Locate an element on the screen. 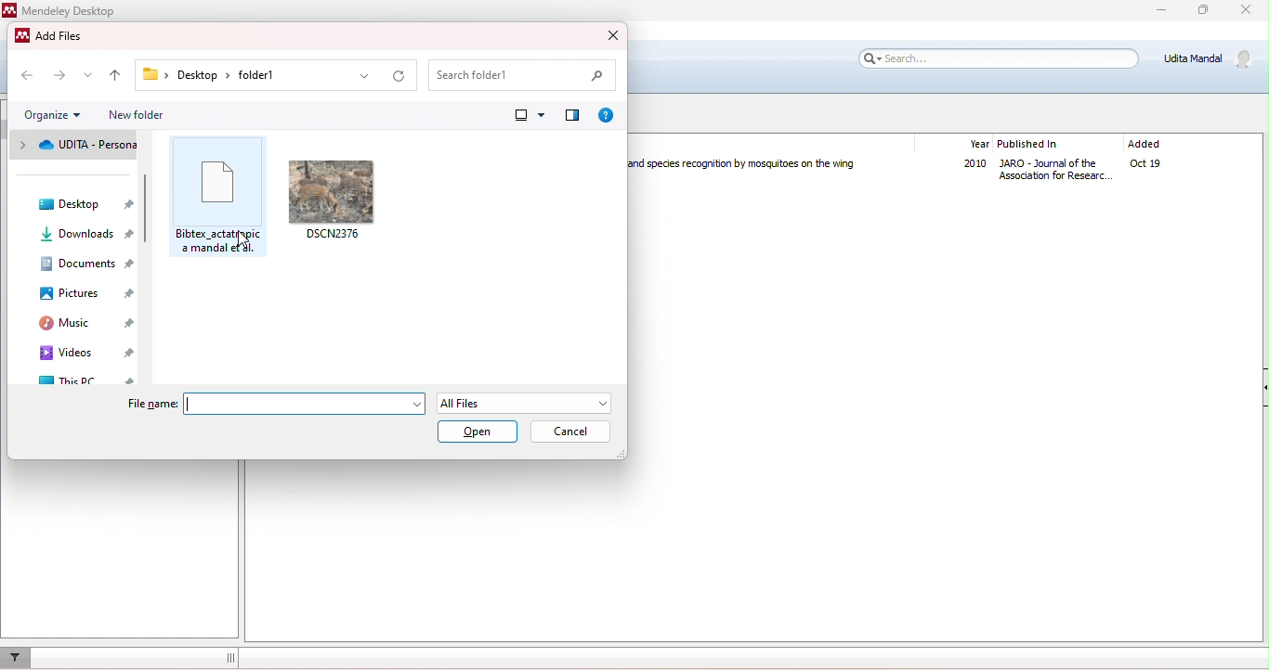  File name: is located at coordinates (152, 404).